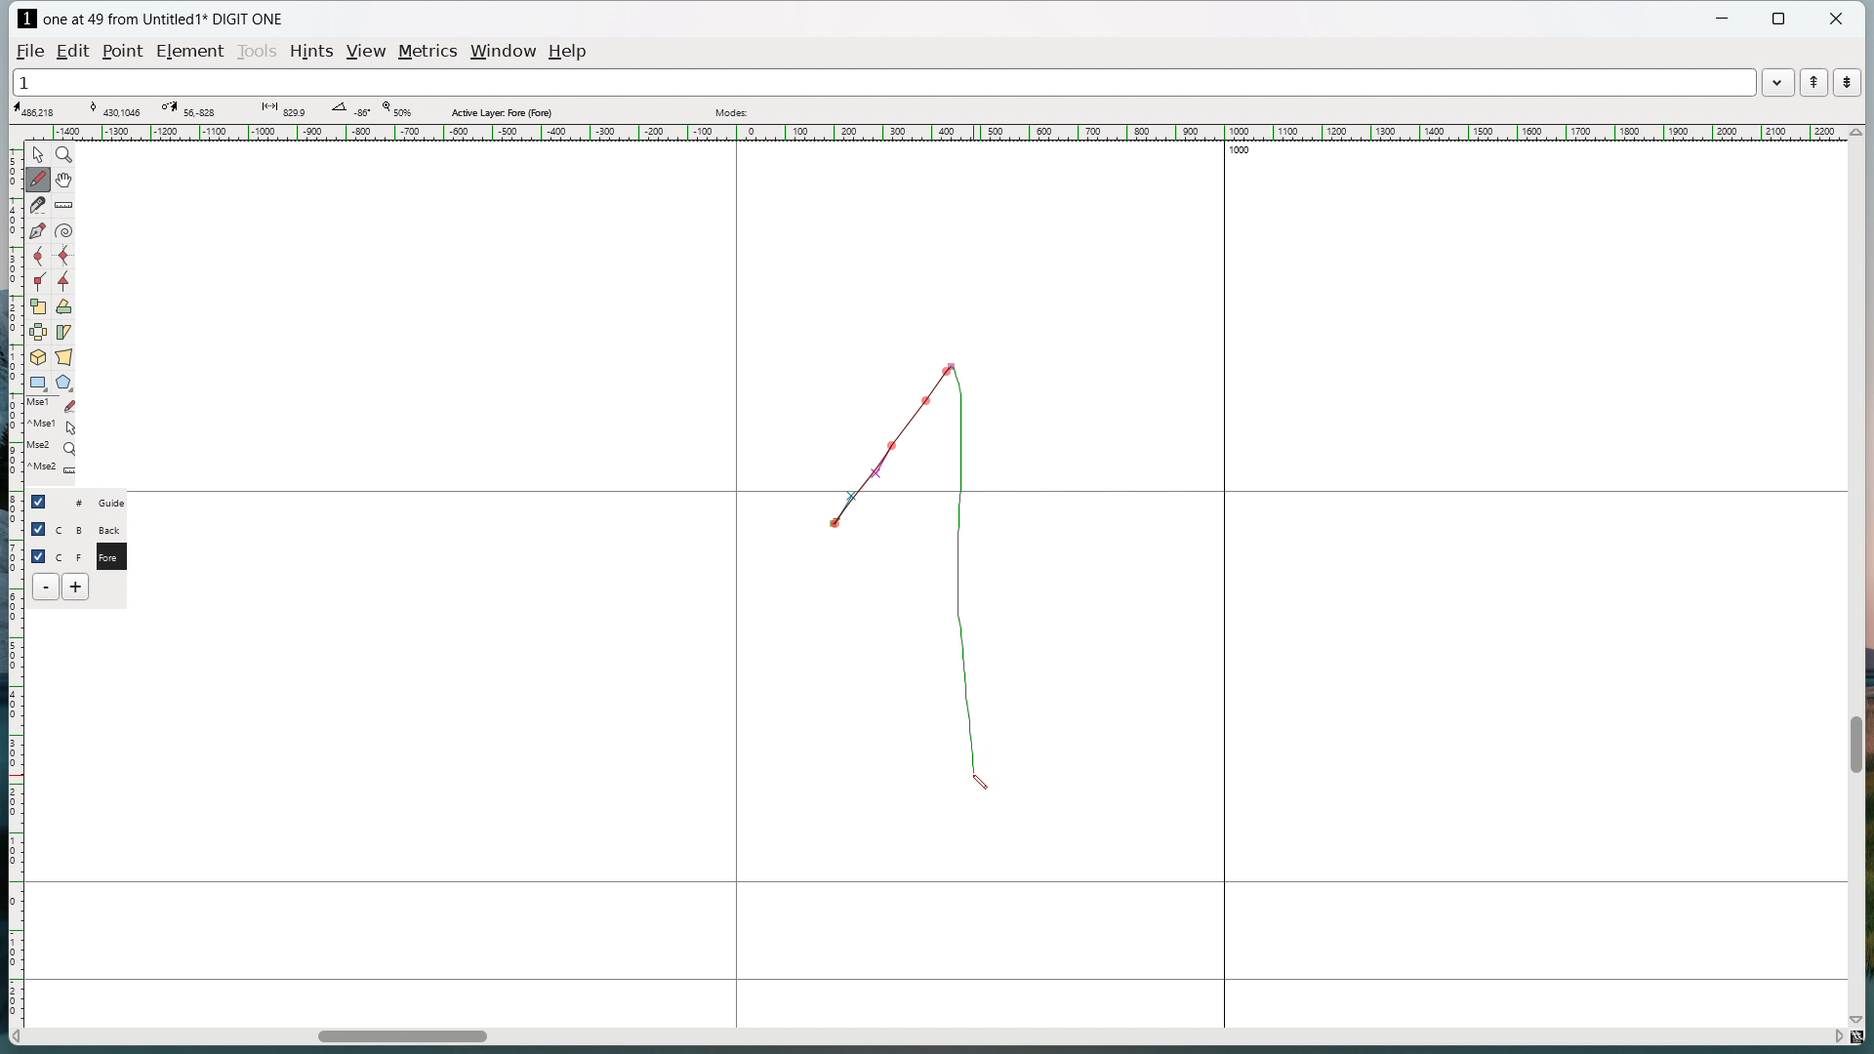  What do you see at coordinates (91, 527) in the screenshot?
I see `C B Back` at bounding box center [91, 527].